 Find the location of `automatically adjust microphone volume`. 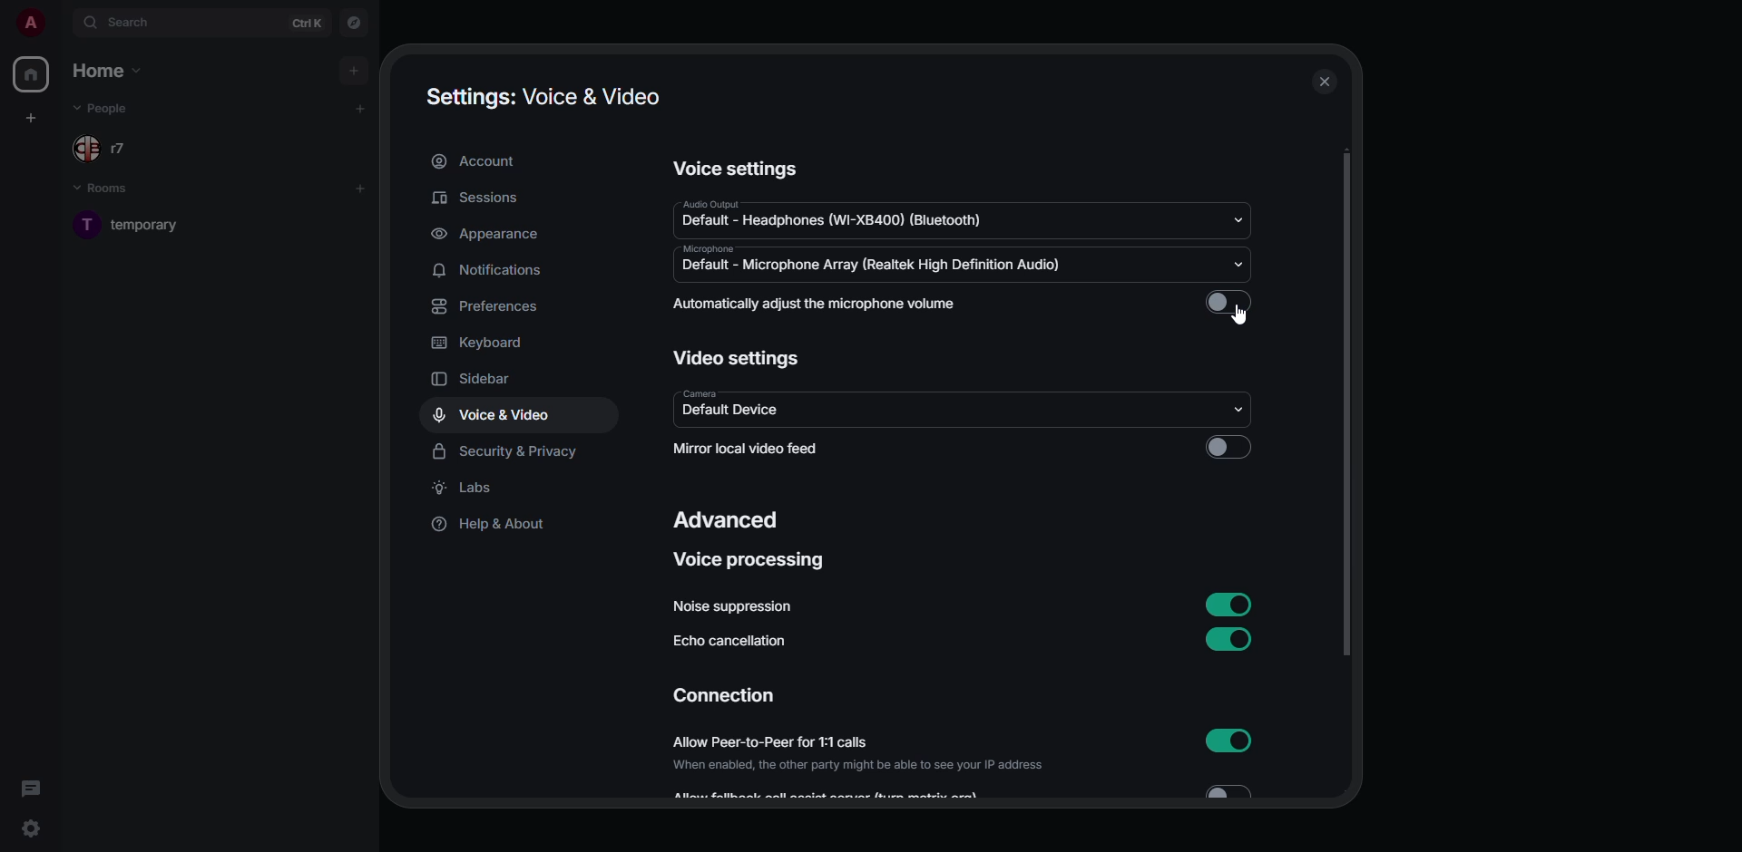

automatically adjust microphone volume is located at coordinates (817, 304).